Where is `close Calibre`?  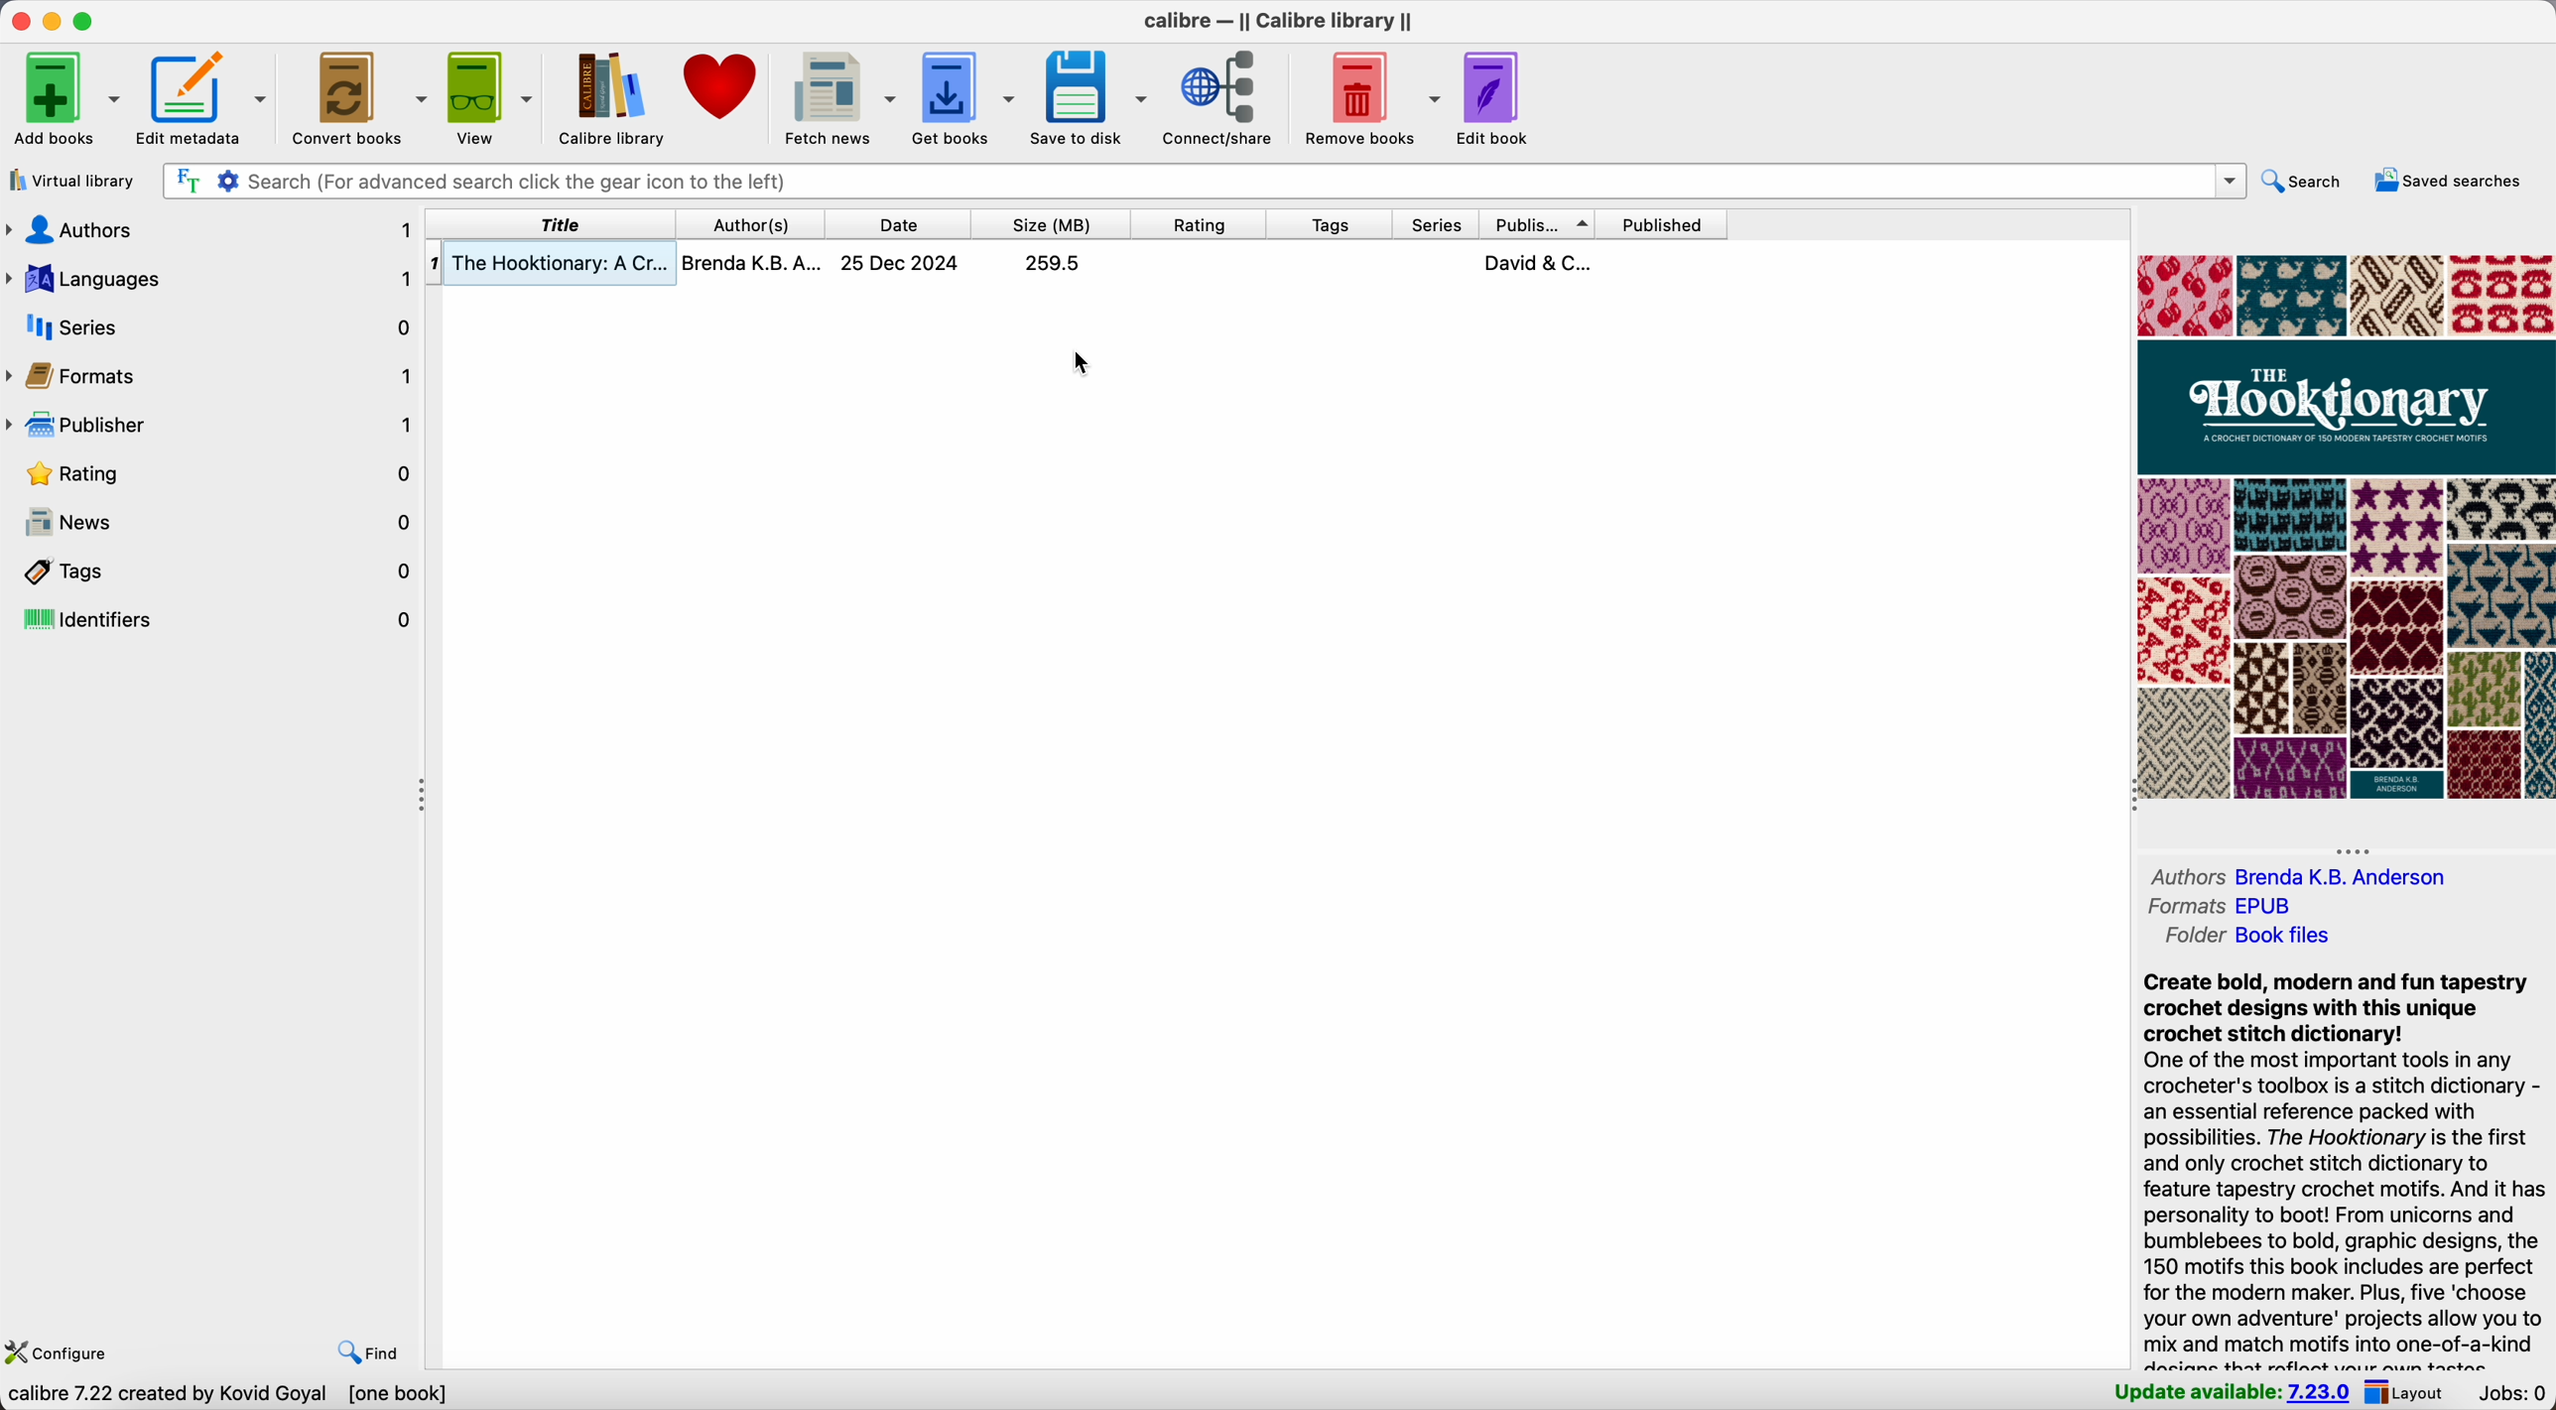
close Calibre is located at coordinates (16, 20).